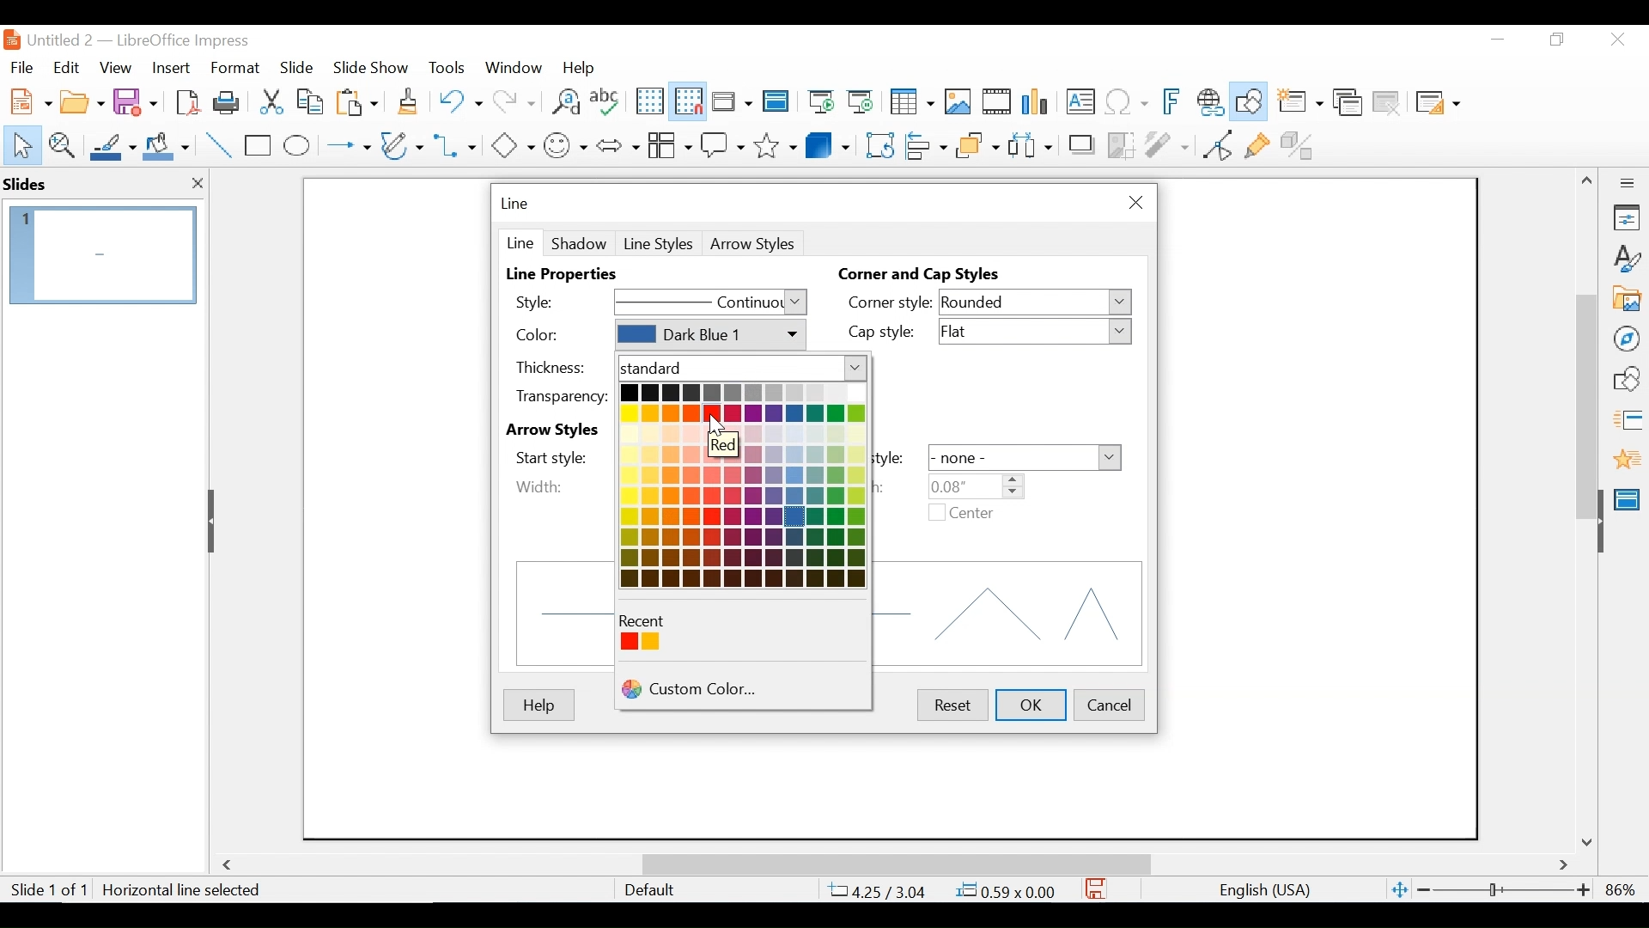  What do you see at coordinates (910, 102) in the screenshot?
I see `Table` at bounding box center [910, 102].